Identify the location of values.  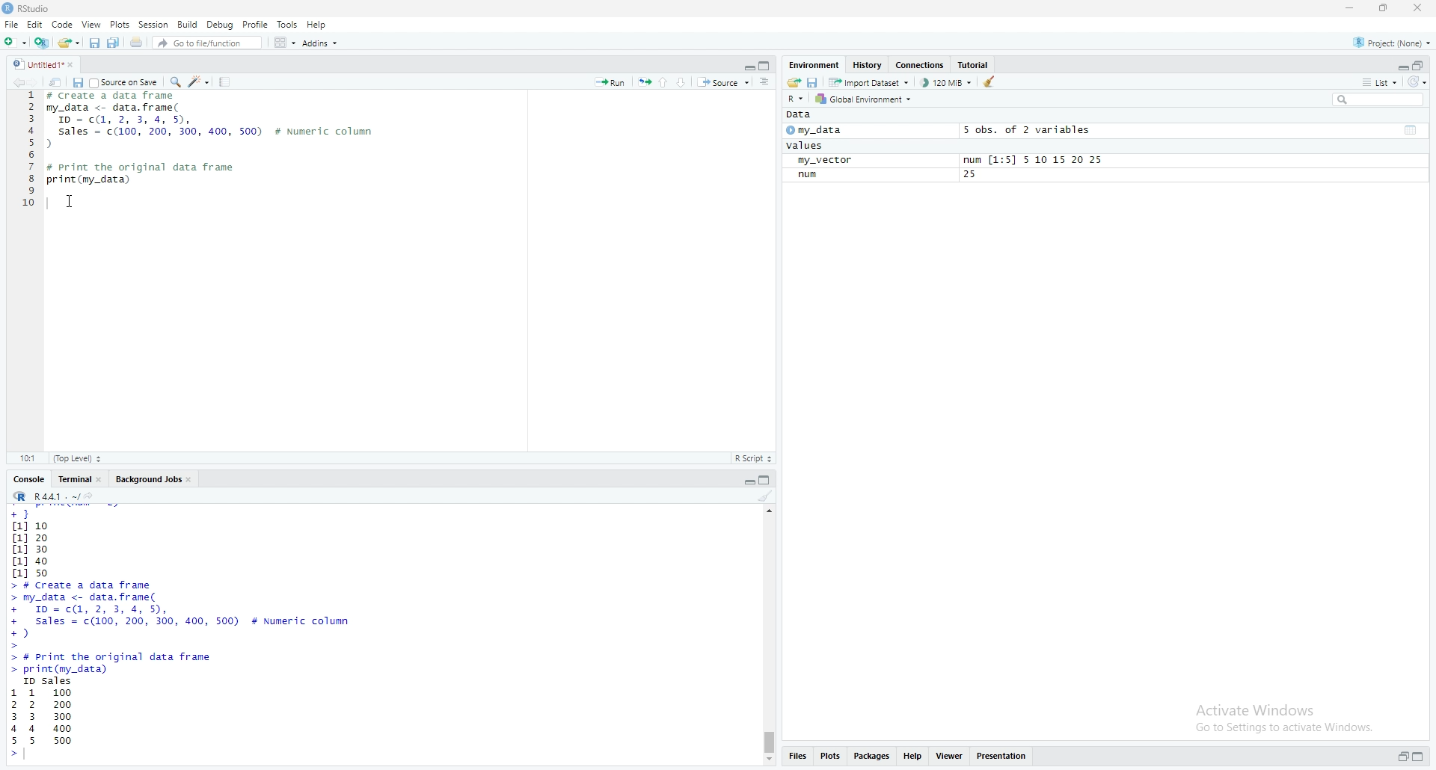
(805, 147).